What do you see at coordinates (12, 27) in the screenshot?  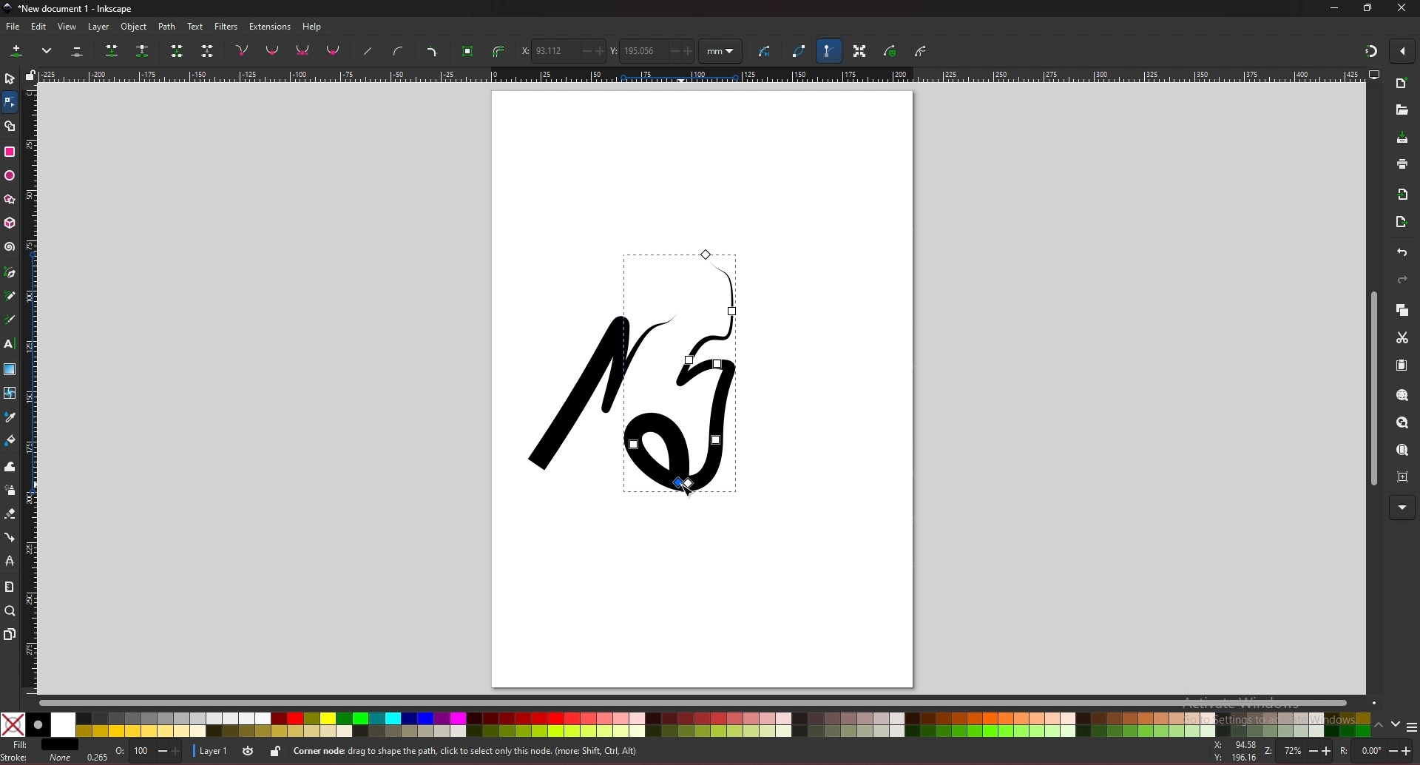 I see `file` at bounding box center [12, 27].